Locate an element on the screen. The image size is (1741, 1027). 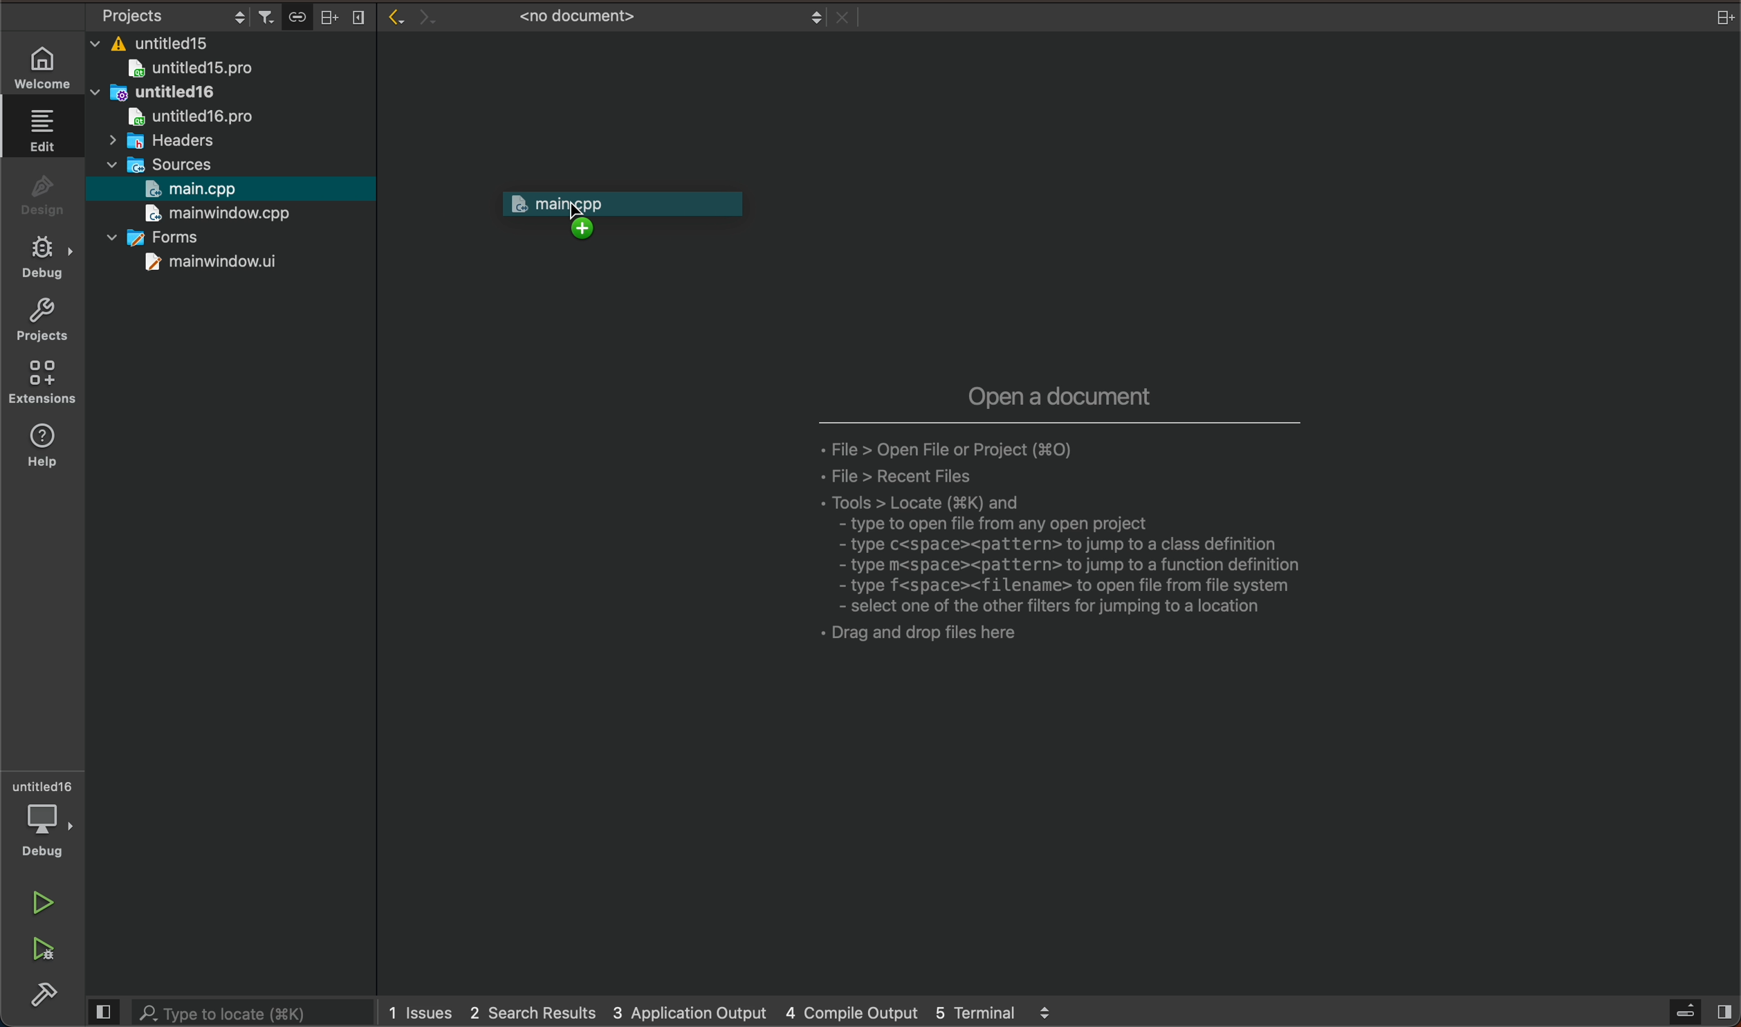
forms is located at coordinates (176, 239).